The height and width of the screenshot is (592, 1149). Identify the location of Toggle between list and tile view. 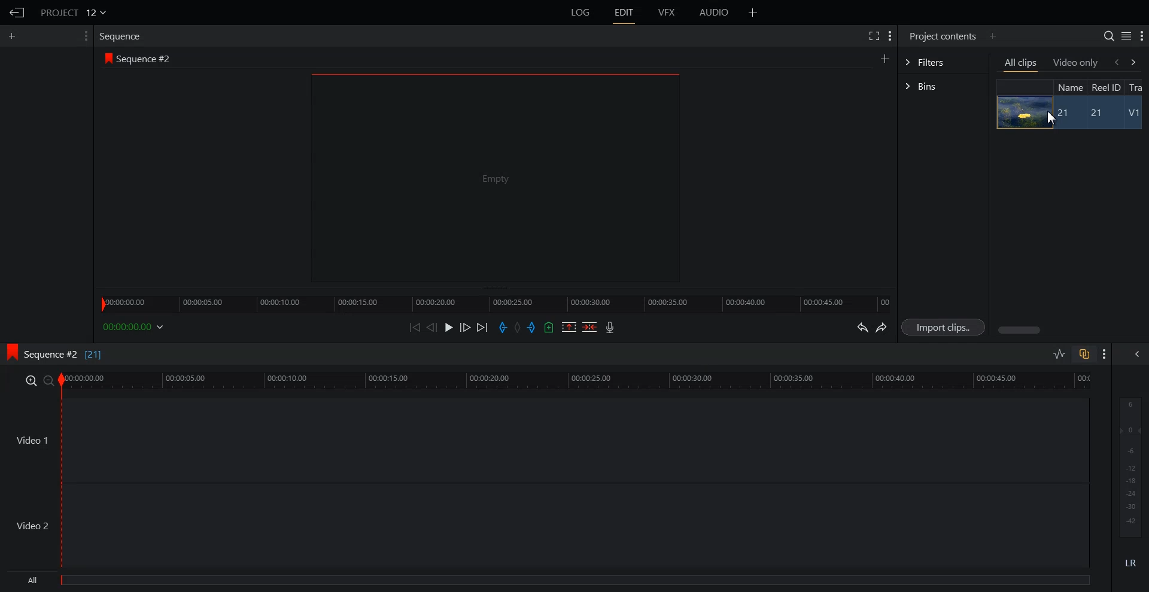
(1126, 36).